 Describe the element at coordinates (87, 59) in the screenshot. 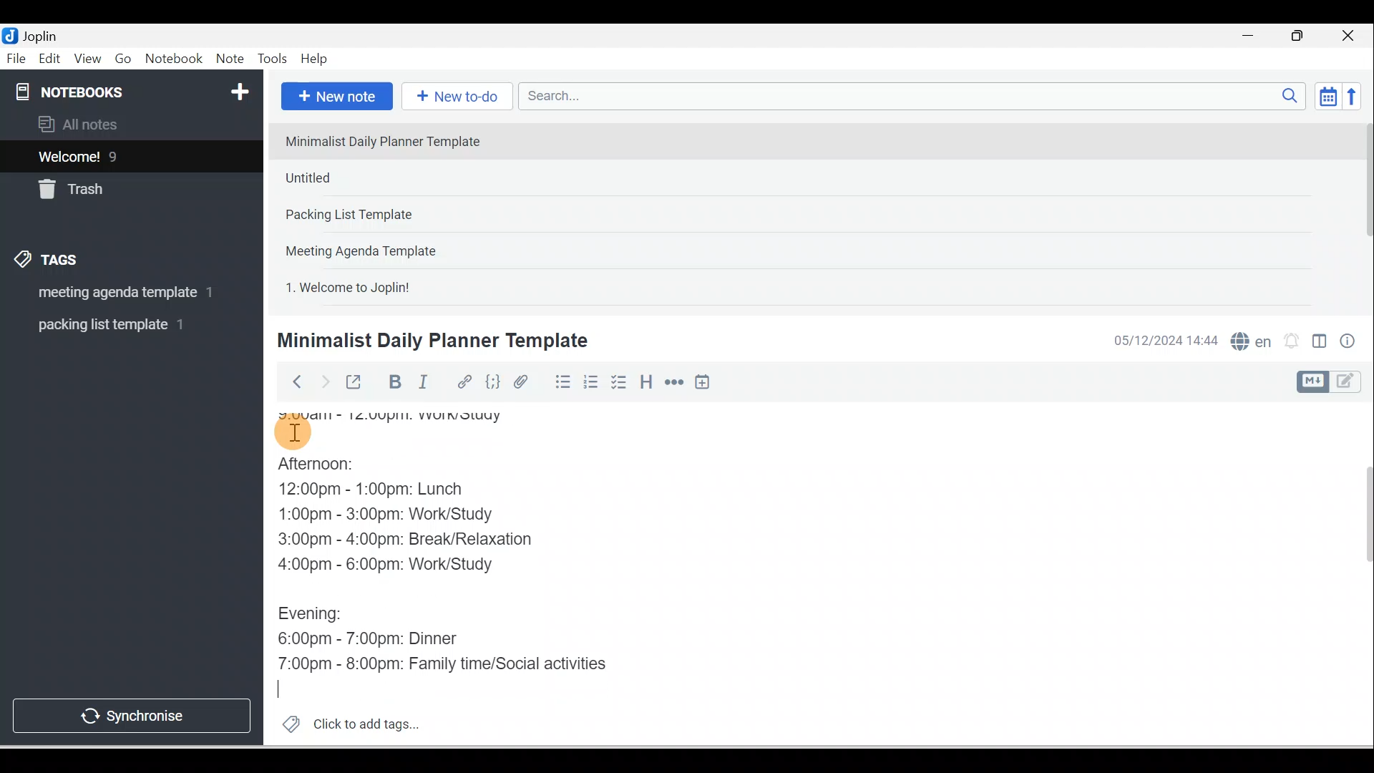

I see `View` at that location.